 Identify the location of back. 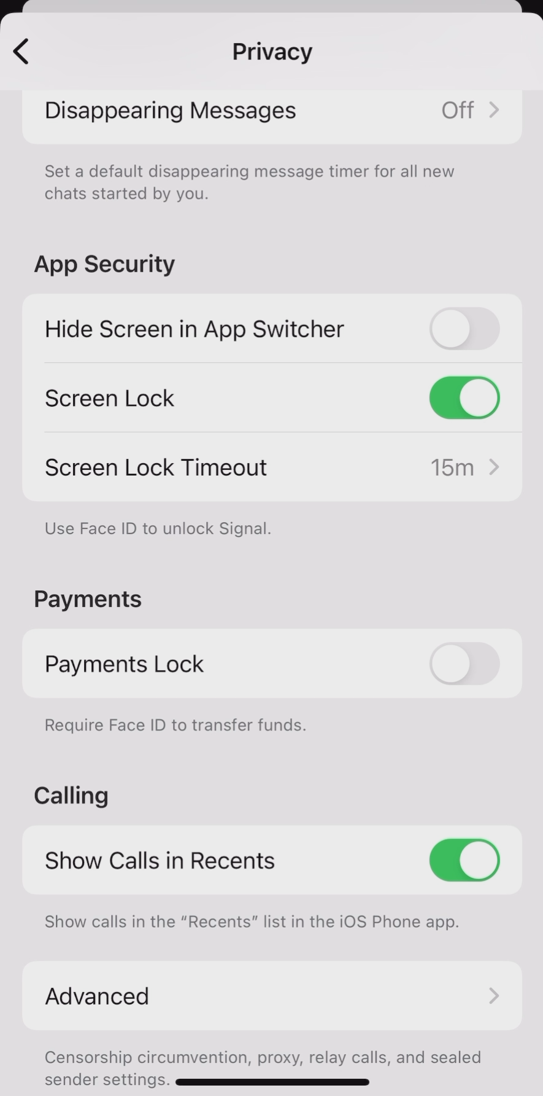
(23, 53).